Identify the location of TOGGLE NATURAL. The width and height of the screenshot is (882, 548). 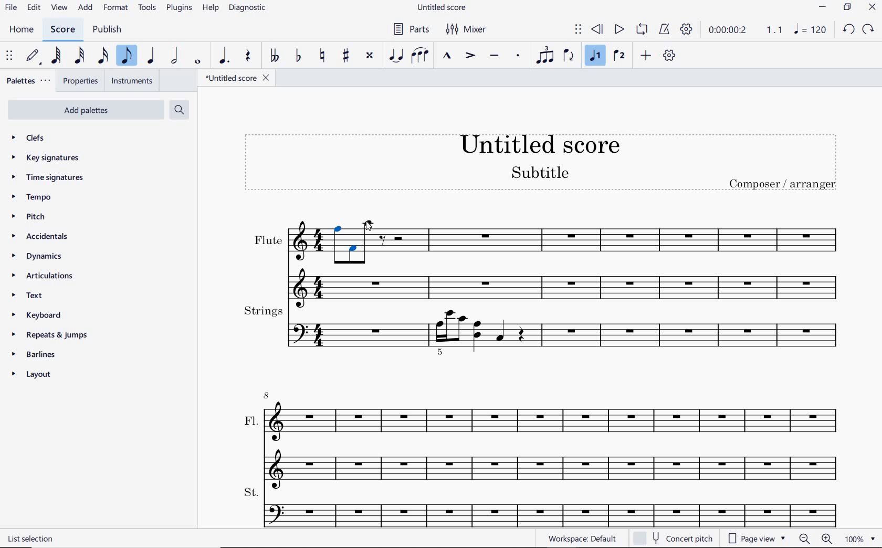
(322, 56).